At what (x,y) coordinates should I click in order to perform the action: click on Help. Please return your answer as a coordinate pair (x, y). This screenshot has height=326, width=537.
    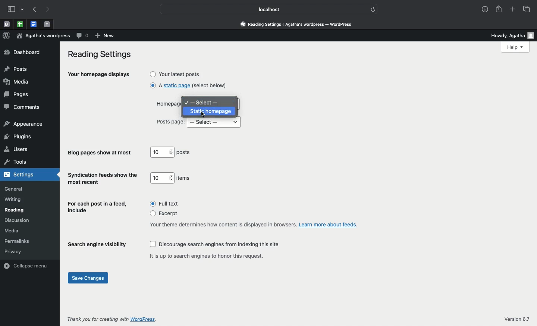
    Looking at the image, I should click on (515, 47).